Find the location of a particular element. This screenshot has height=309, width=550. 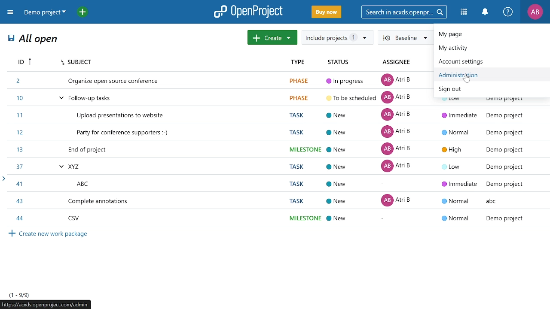

task titled "ABC" is located at coordinates (276, 183).